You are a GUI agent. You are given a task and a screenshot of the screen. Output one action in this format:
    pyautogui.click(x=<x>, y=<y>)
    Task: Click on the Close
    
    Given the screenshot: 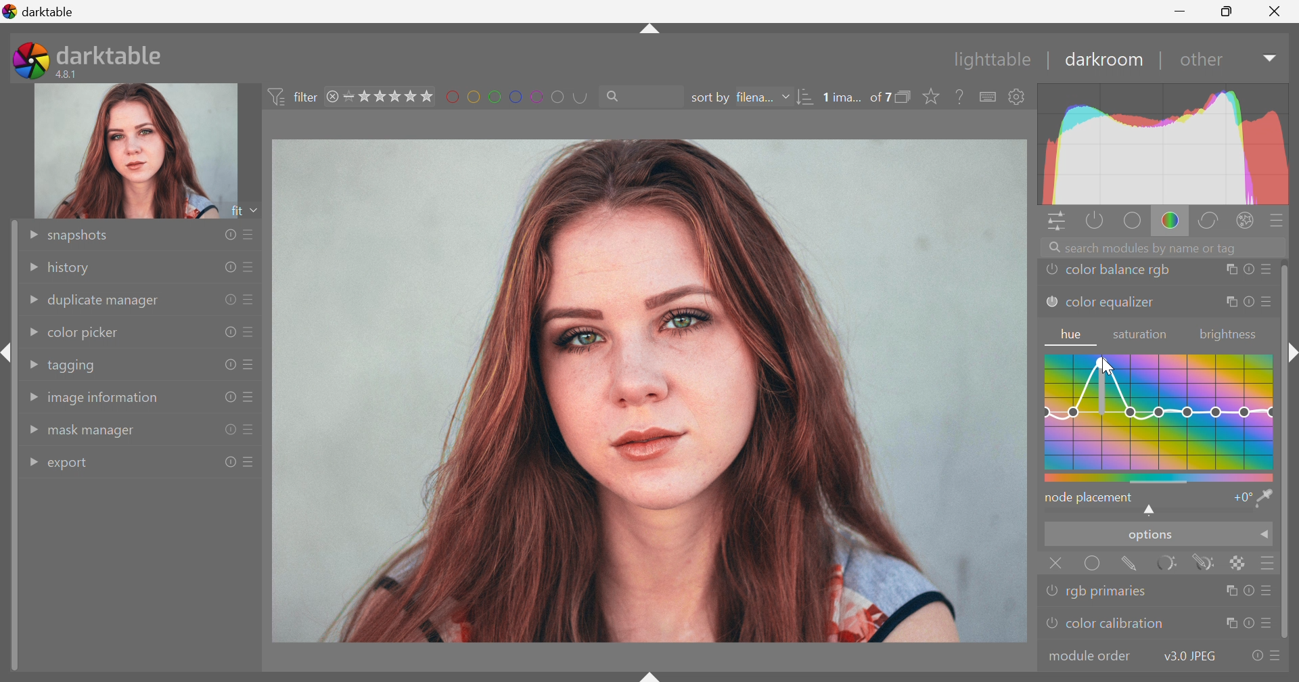 What is the action you would take?
    pyautogui.click(x=1054, y=562)
    